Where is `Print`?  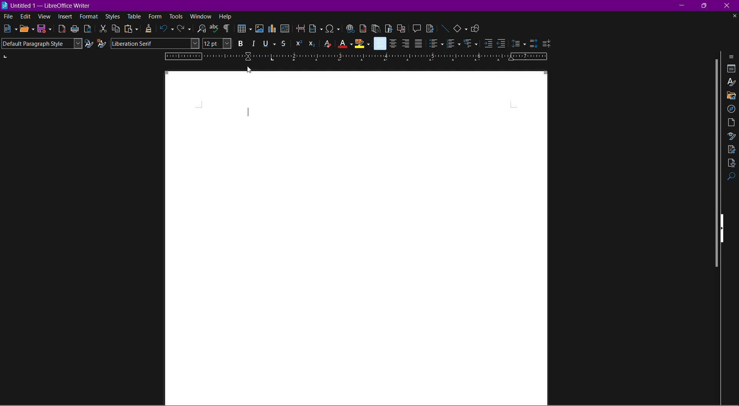
Print is located at coordinates (75, 29).